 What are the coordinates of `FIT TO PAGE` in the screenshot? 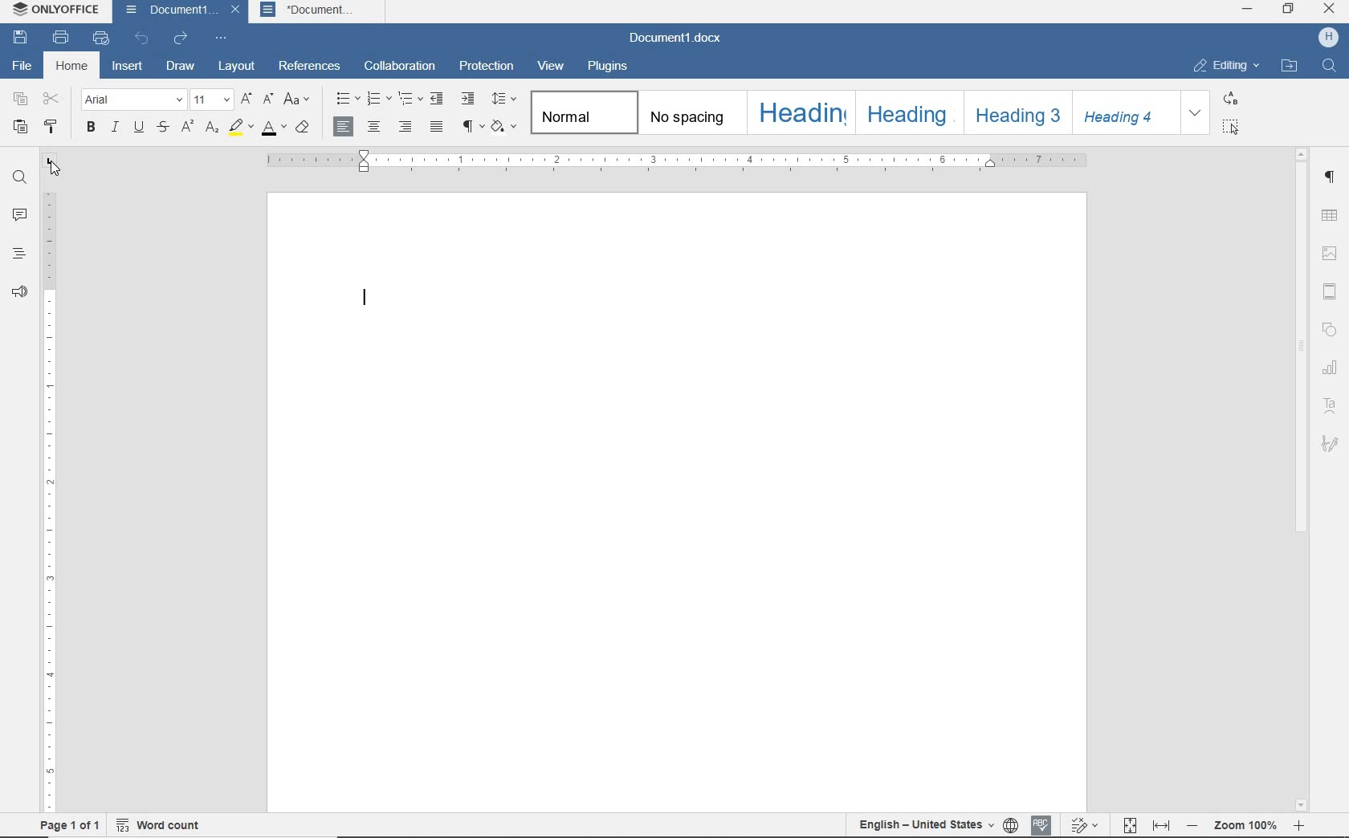 It's located at (1127, 825).